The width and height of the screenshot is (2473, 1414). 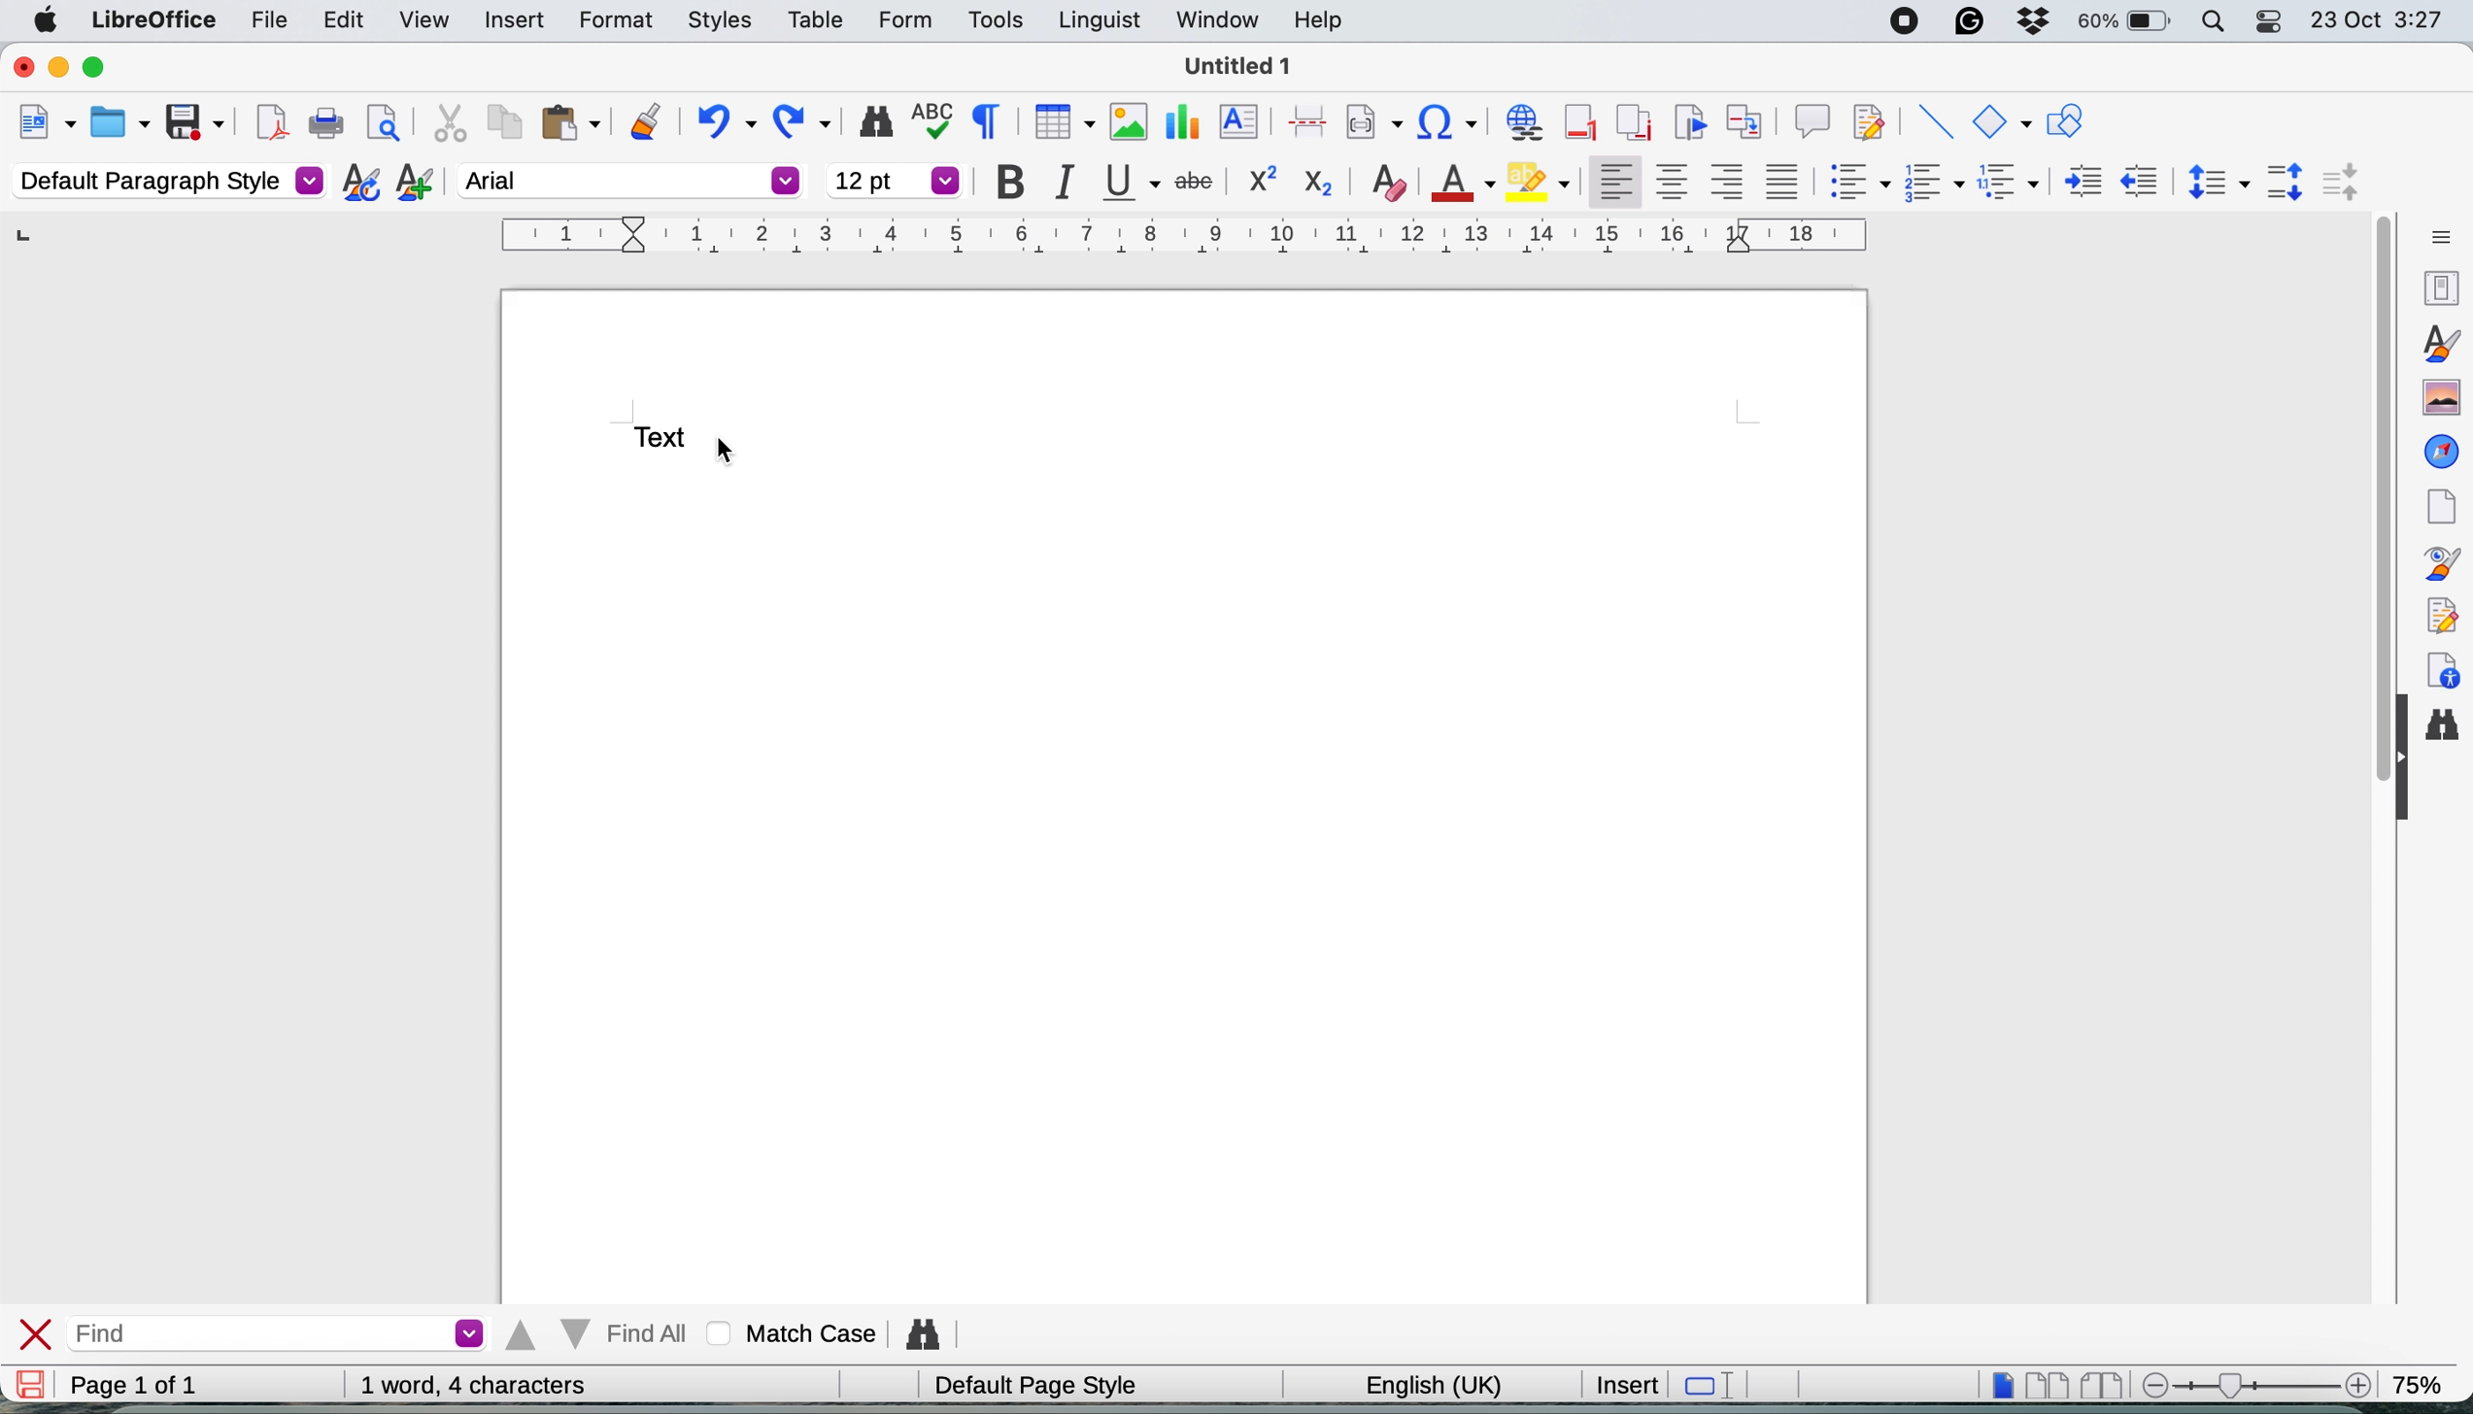 I want to click on text color, so click(x=1463, y=181).